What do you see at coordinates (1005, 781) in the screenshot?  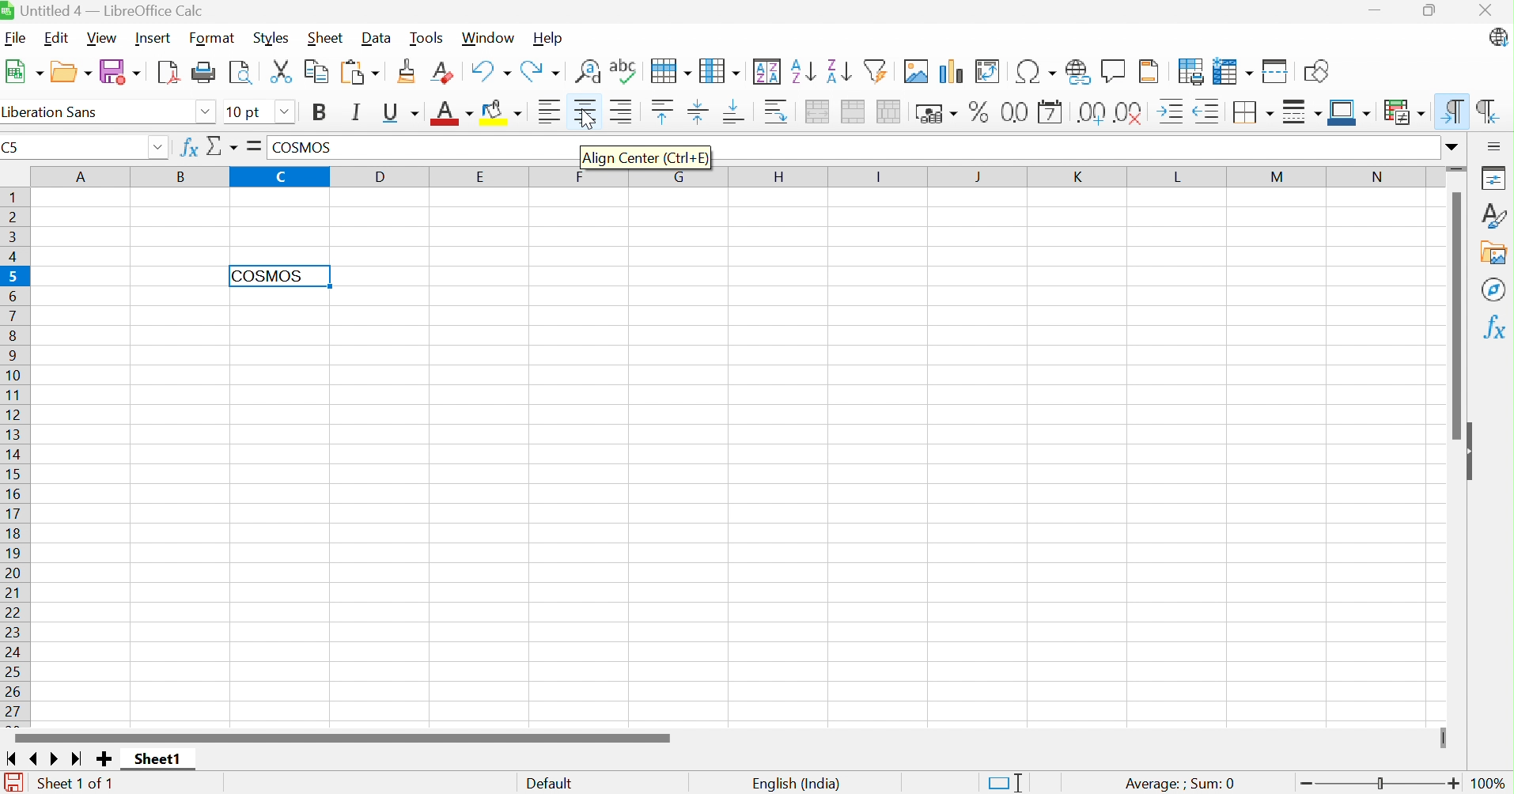 I see `Standard Selection. Click to change the selection mode.` at bounding box center [1005, 781].